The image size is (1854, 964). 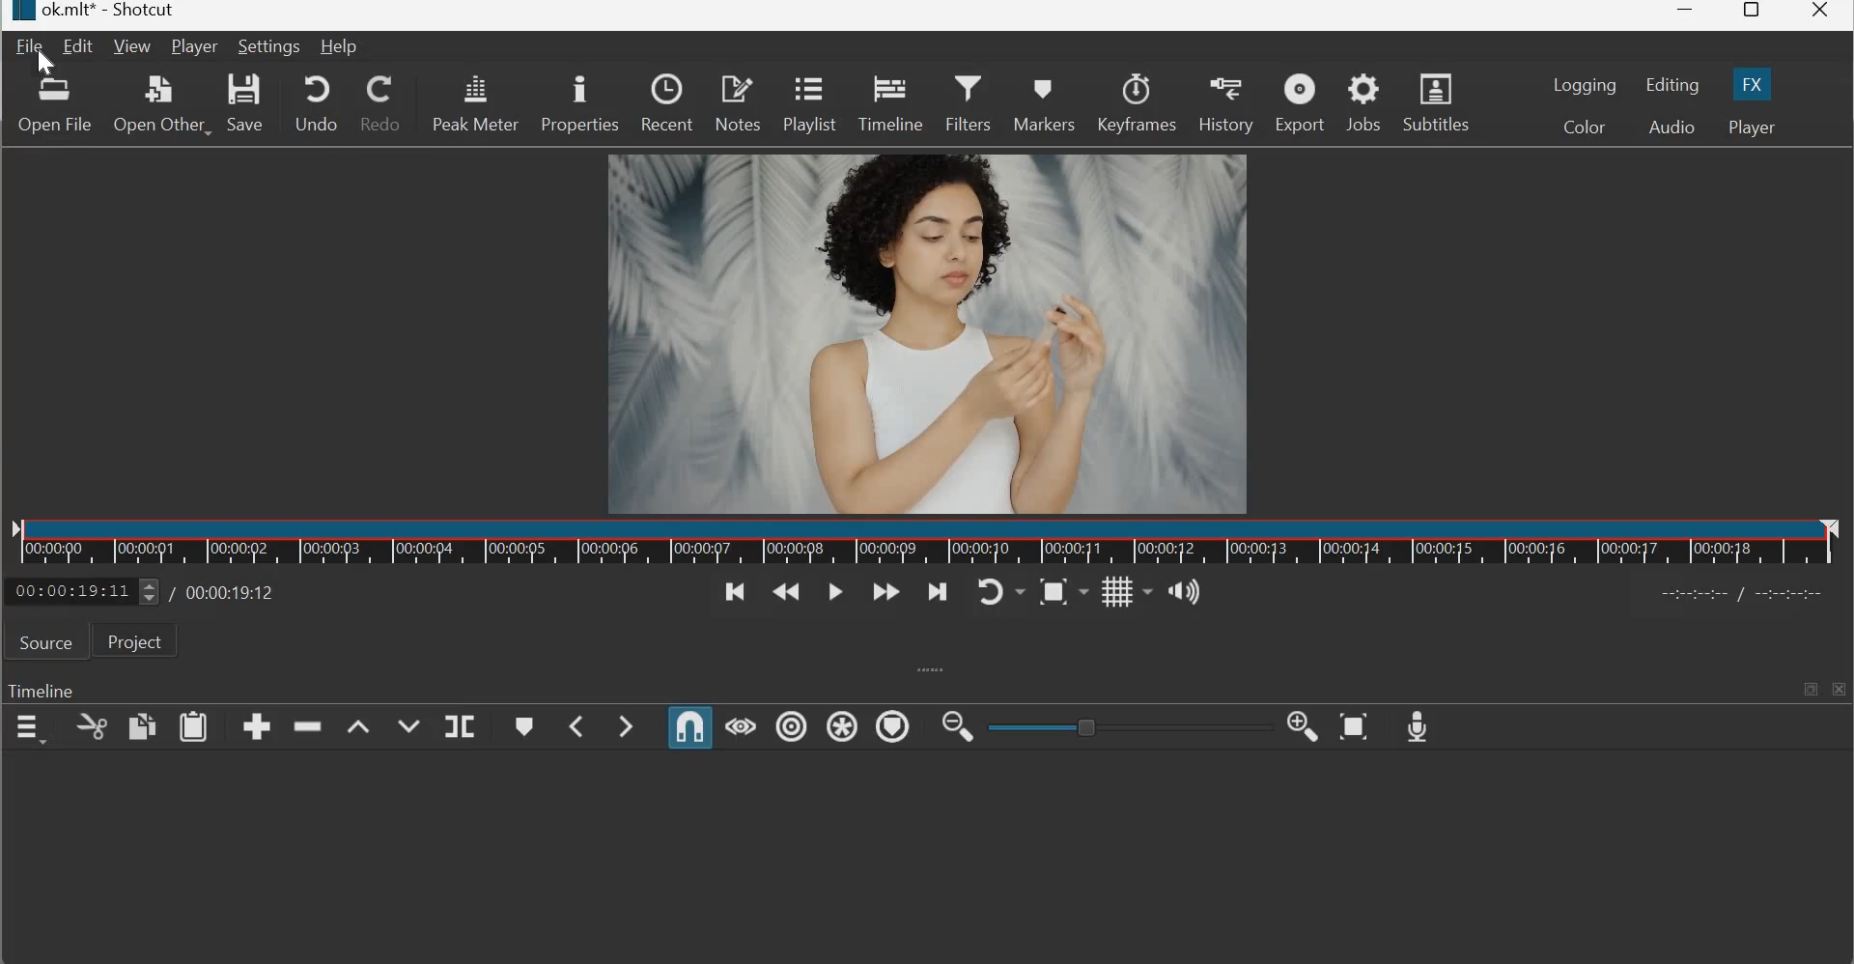 I want to click on Audio, so click(x=1670, y=126).